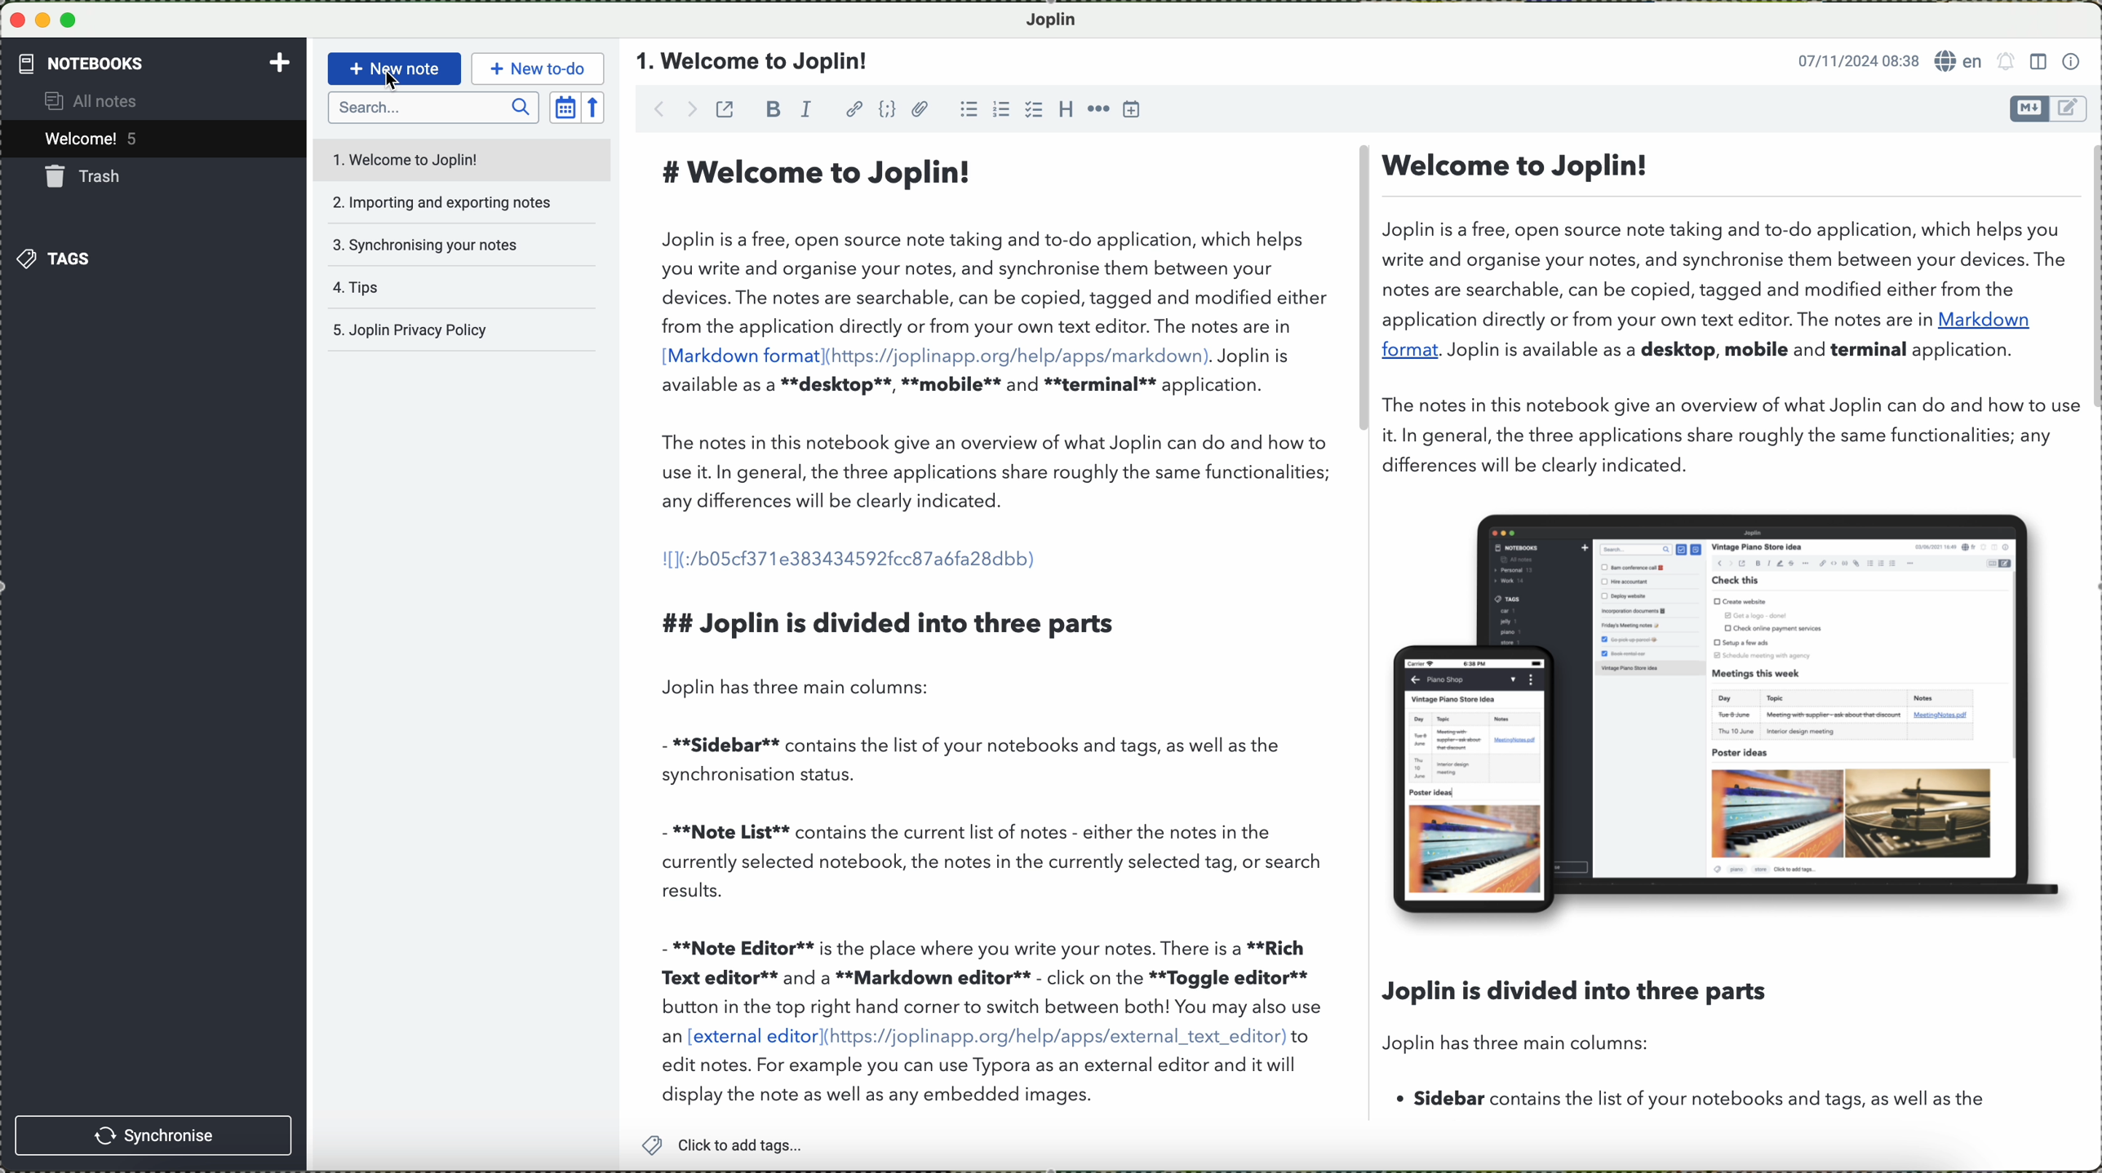 This screenshot has width=2102, height=1173. Describe the element at coordinates (1097, 108) in the screenshot. I see `horizontal rule` at that location.